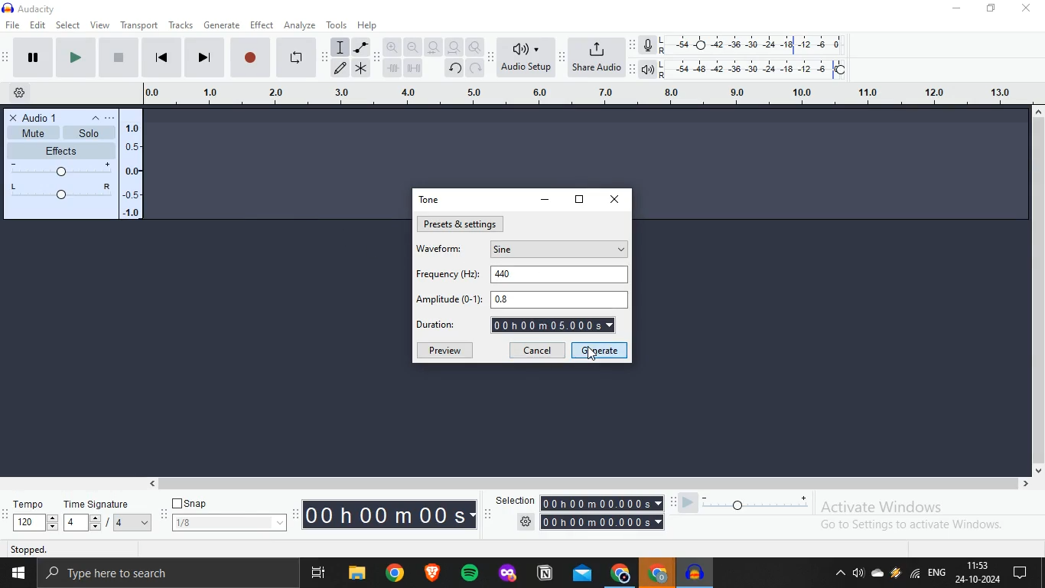 The width and height of the screenshot is (1045, 588). Describe the element at coordinates (473, 574) in the screenshot. I see `Spotify` at that location.